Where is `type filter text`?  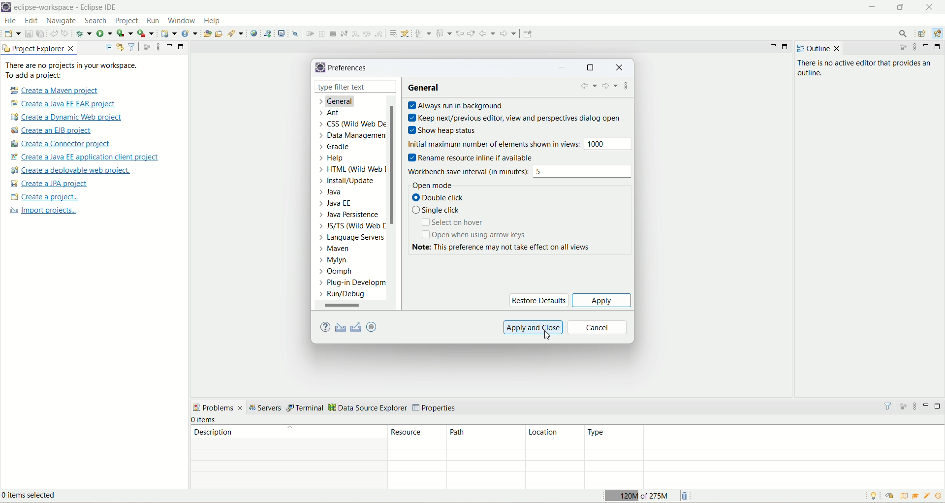 type filter text is located at coordinates (349, 87).